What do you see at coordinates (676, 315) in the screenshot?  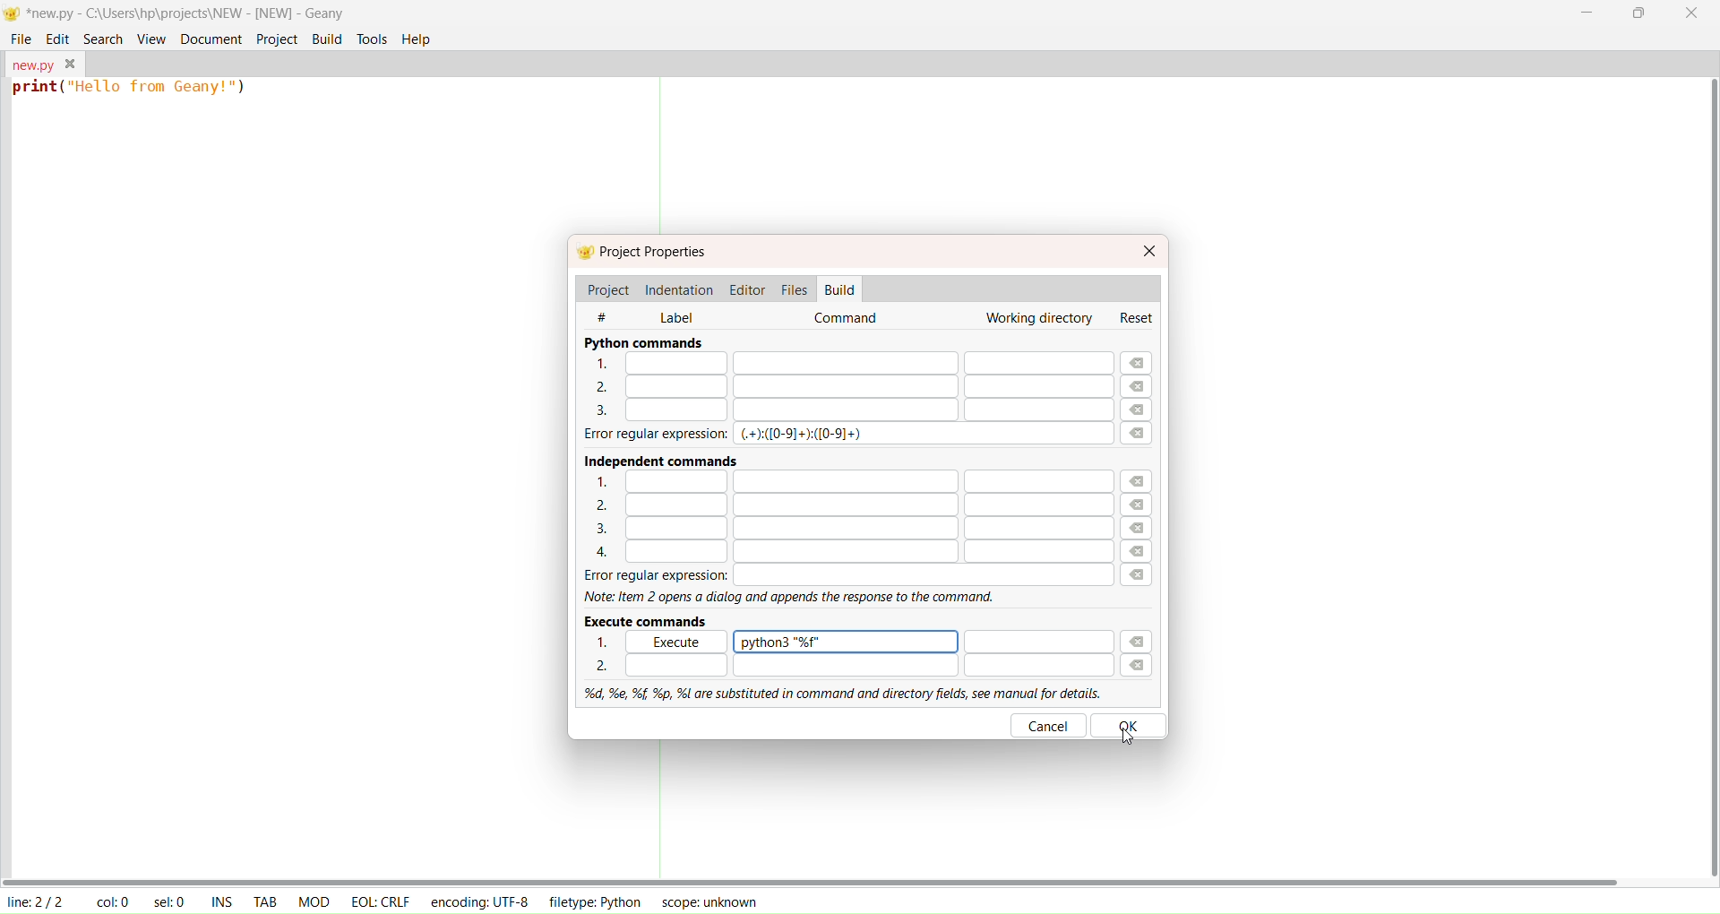 I see `label` at bounding box center [676, 315].